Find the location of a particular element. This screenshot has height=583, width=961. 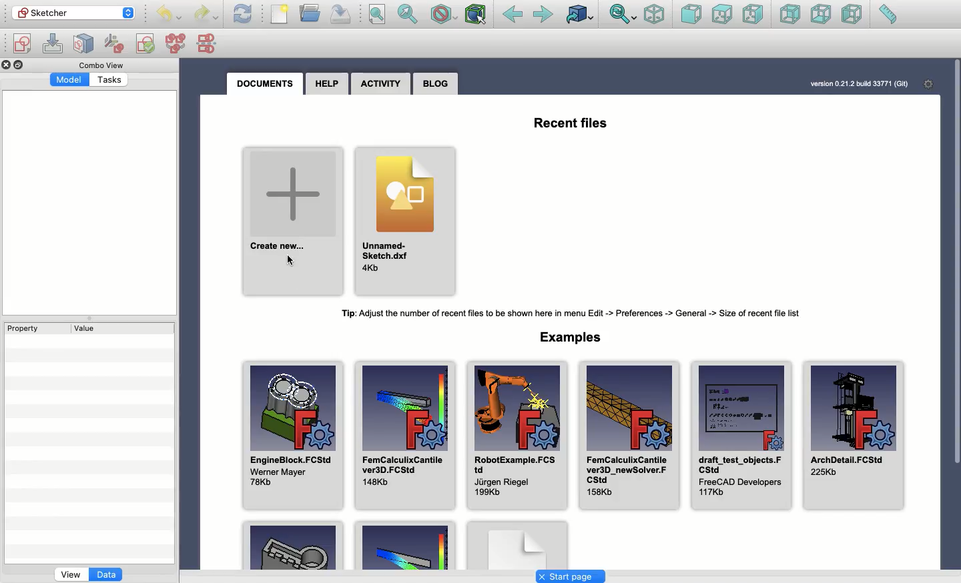

Mirror sketch is located at coordinates (208, 44).